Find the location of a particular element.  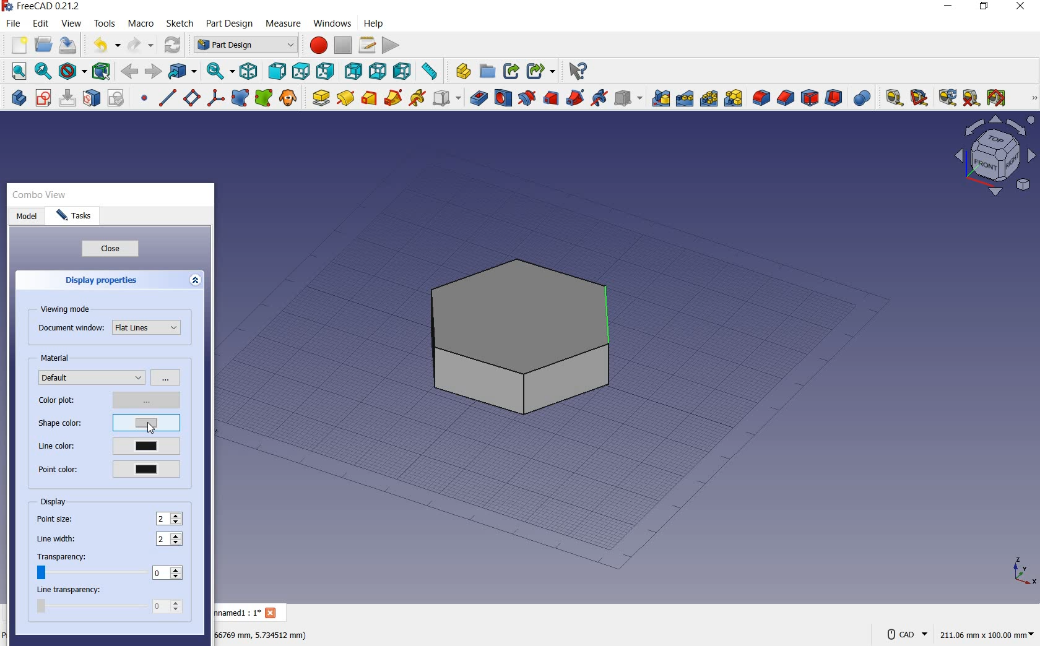

revolution is located at coordinates (345, 97).